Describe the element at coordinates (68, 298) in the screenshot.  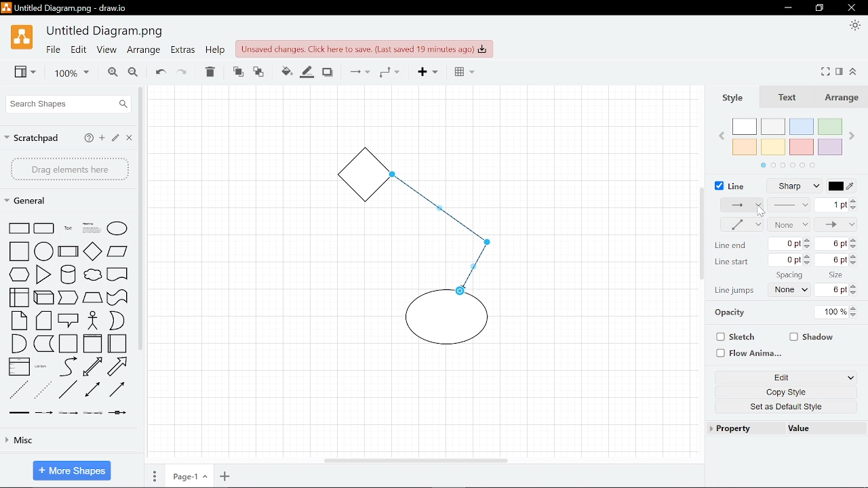
I see `shape` at that location.